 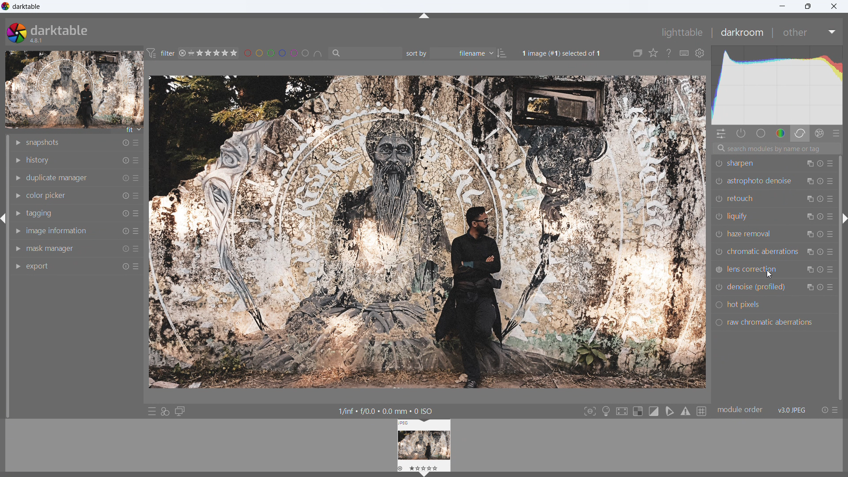 What do you see at coordinates (136, 197) in the screenshot?
I see `more options` at bounding box center [136, 197].